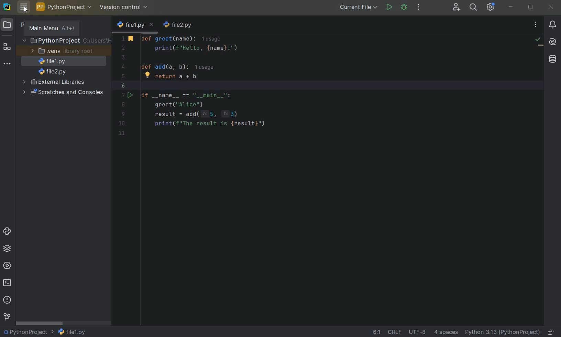  I want to click on project name, so click(28, 333).